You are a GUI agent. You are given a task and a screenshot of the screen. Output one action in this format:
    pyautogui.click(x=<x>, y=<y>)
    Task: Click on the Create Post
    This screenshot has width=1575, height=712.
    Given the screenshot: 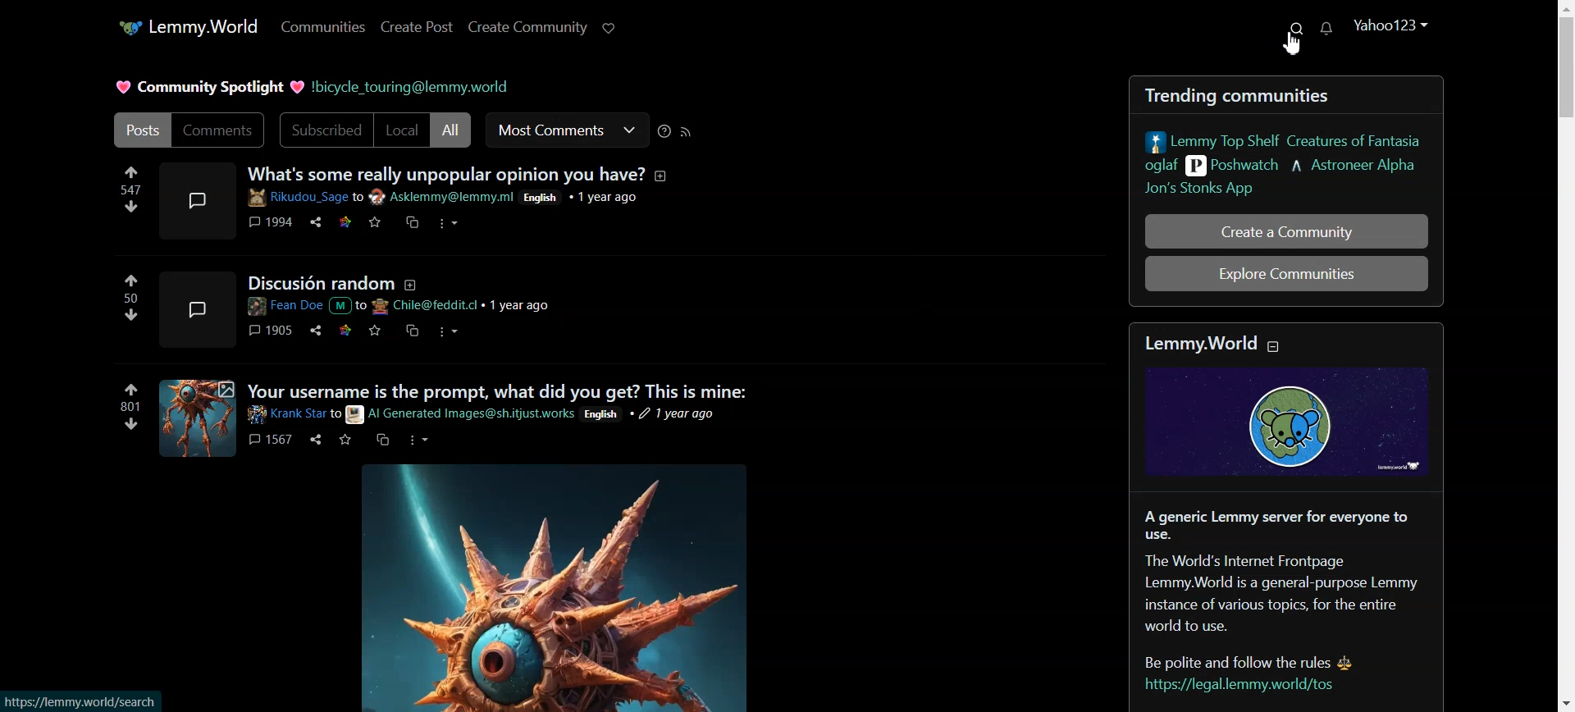 What is the action you would take?
    pyautogui.click(x=416, y=27)
    